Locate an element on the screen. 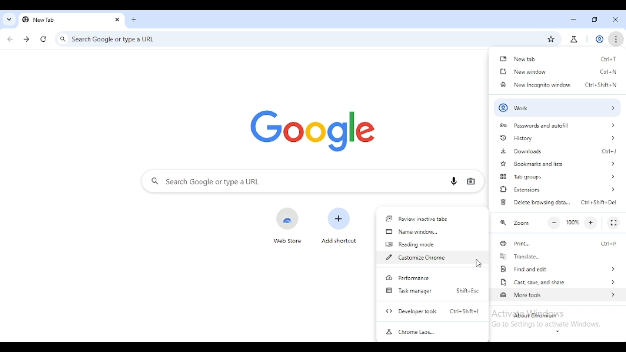  full screen is located at coordinates (613, 223).